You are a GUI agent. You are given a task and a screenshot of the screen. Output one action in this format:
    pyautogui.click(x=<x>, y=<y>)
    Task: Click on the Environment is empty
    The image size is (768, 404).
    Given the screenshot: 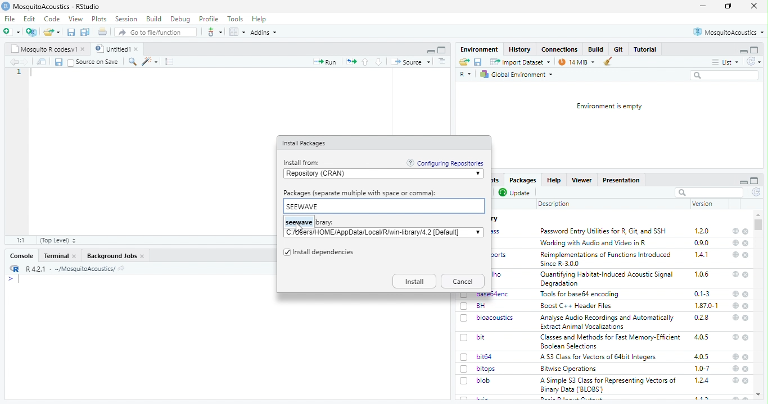 What is the action you would take?
    pyautogui.click(x=610, y=107)
    